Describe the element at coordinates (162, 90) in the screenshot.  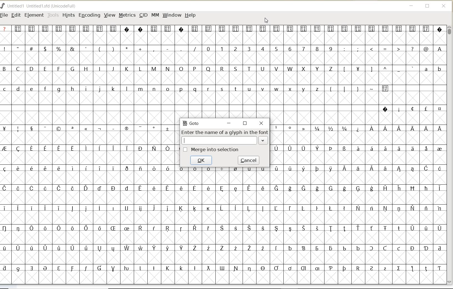
I see `lowercase letters` at that location.